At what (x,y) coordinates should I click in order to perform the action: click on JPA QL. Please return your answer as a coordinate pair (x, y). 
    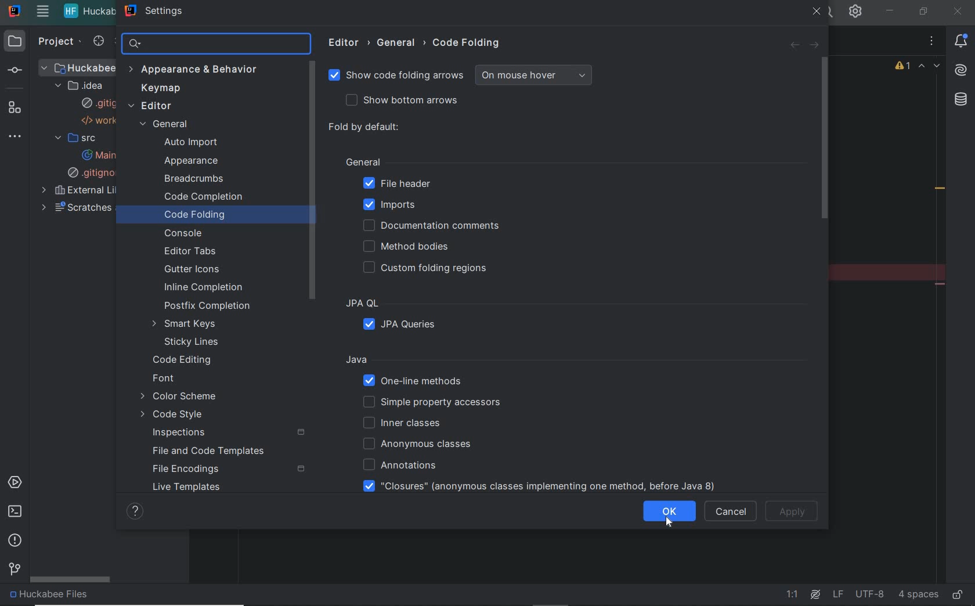
    Looking at the image, I should click on (417, 301).